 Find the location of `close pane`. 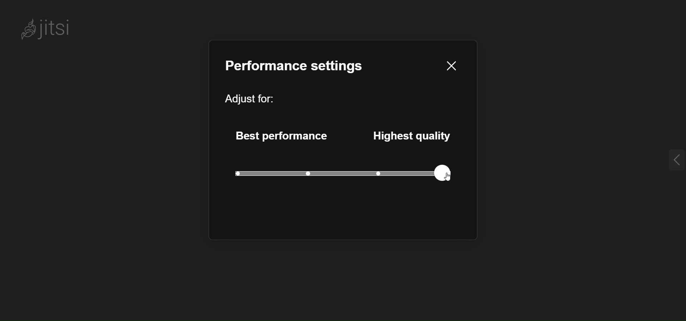

close pane is located at coordinates (454, 65).